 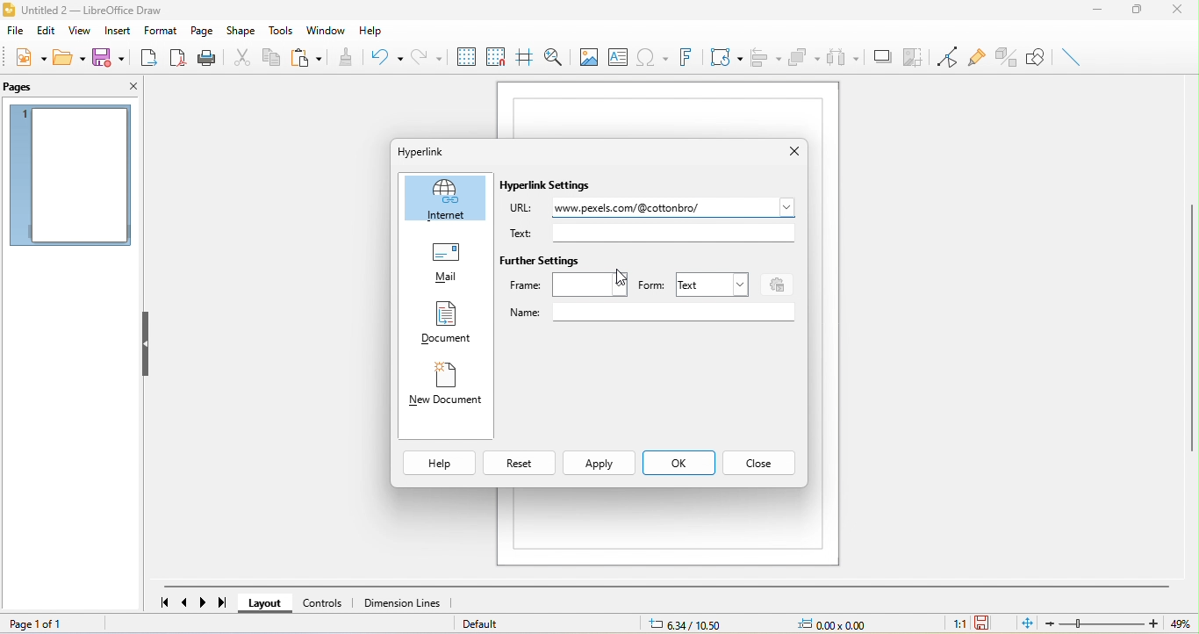 I want to click on tools, so click(x=280, y=31).